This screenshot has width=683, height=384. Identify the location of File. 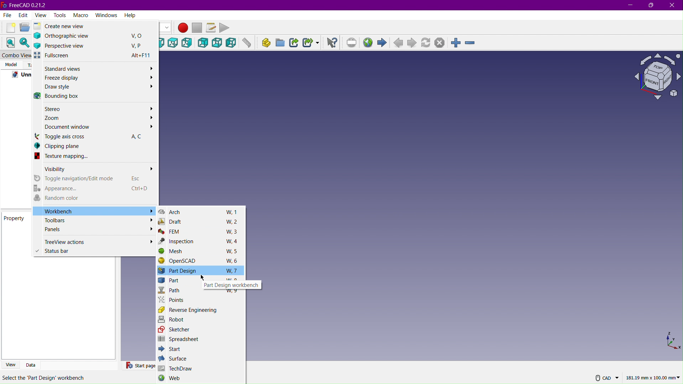
(7, 15).